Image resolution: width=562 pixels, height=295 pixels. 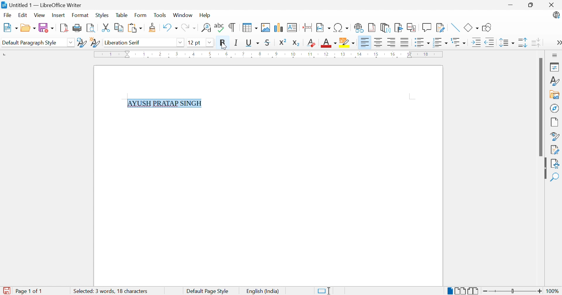 I want to click on Check Spelling, so click(x=219, y=28).